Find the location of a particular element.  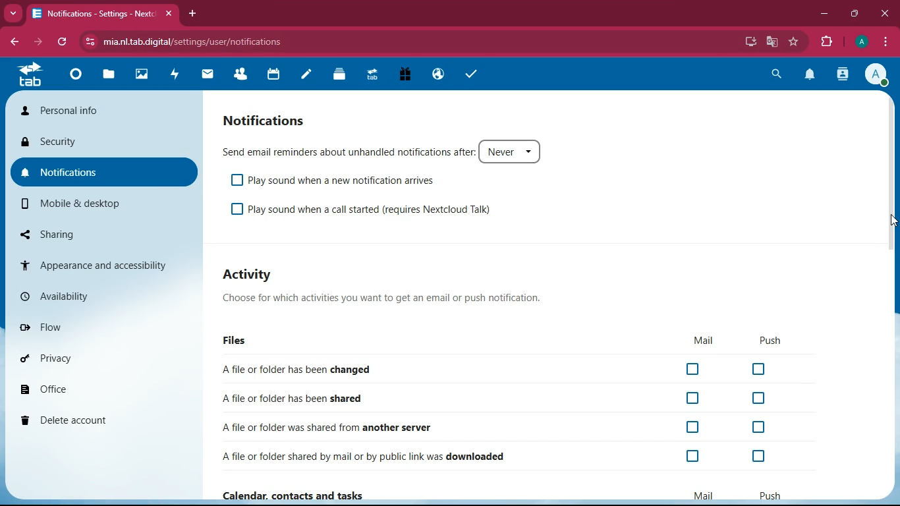

availability is located at coordinates (103, 295).